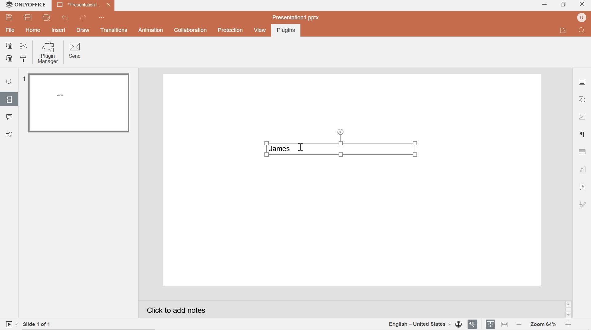 This screenshot has height=330, width=591. What do you see at coordinates (582, 30) in the screenshot?
I see `Find` at bounding box center [582, 30].